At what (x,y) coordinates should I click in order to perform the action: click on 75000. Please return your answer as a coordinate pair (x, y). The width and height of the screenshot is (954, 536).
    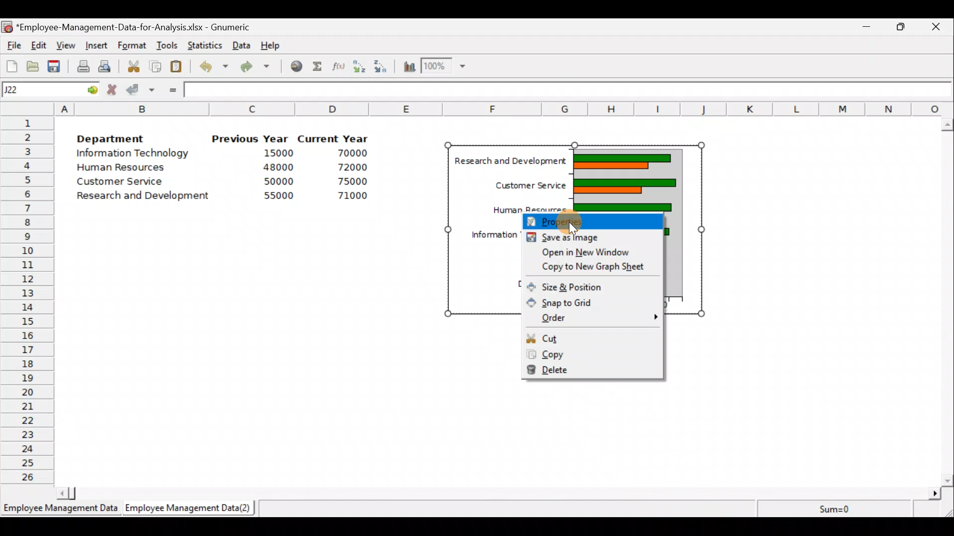
    Looking at the image, I should click on (344, 183).